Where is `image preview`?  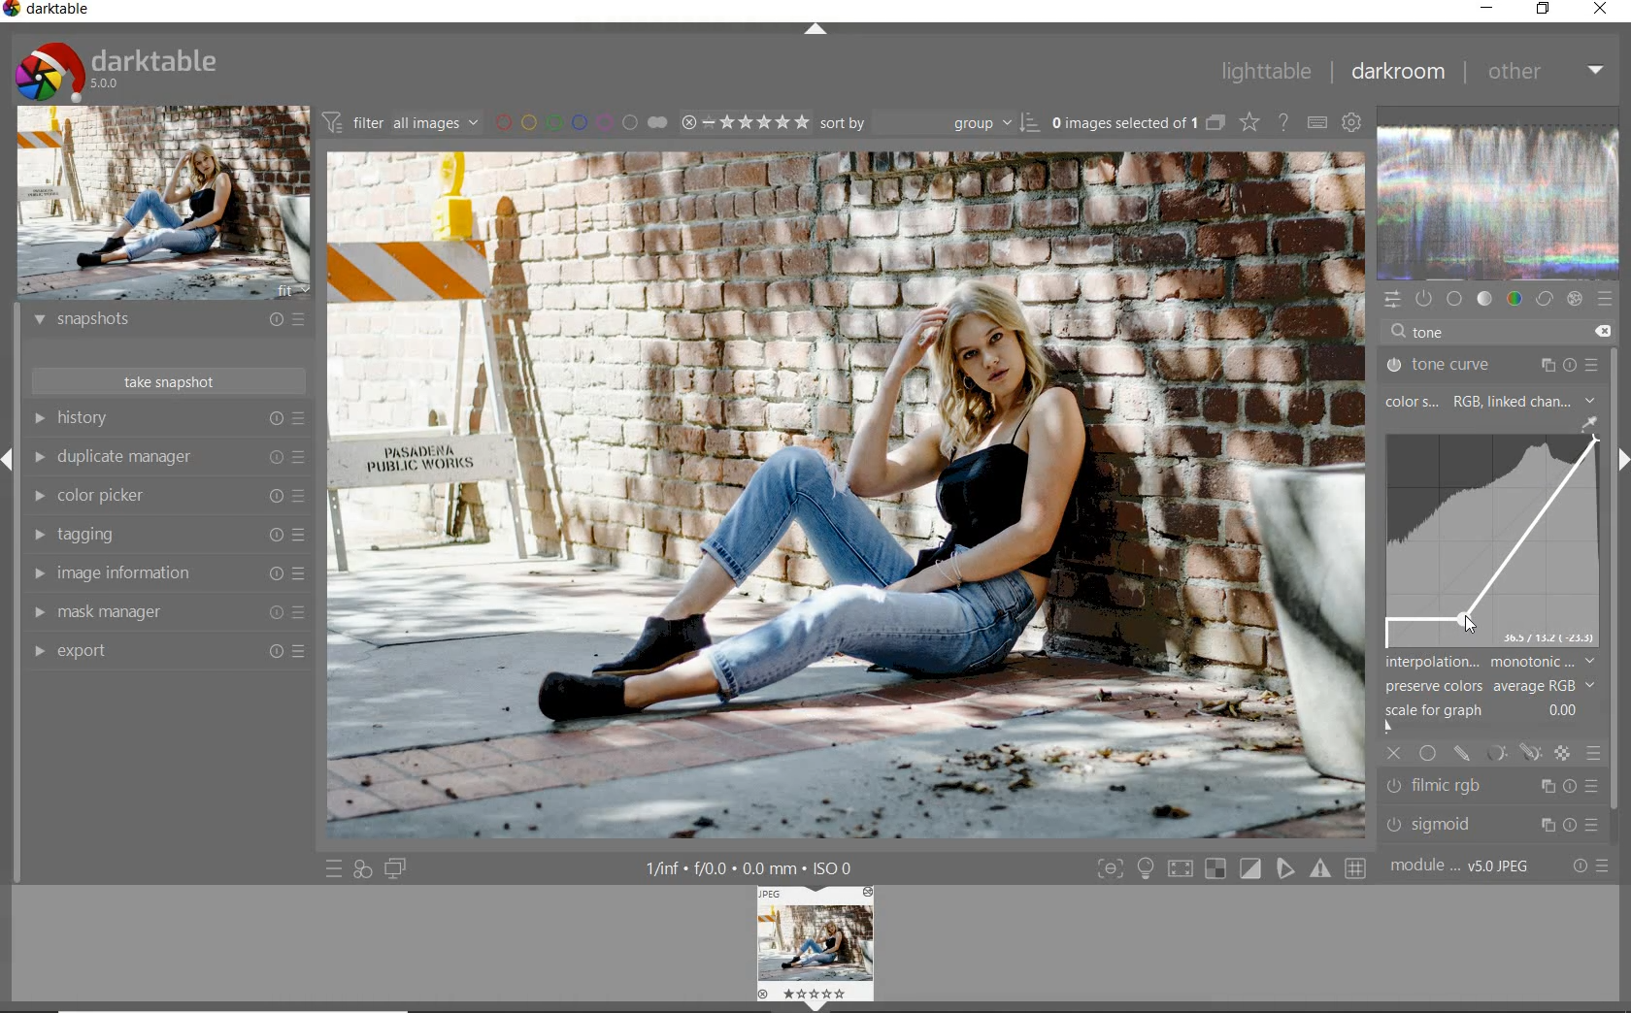
image preview is located at coordinates (162, 204).